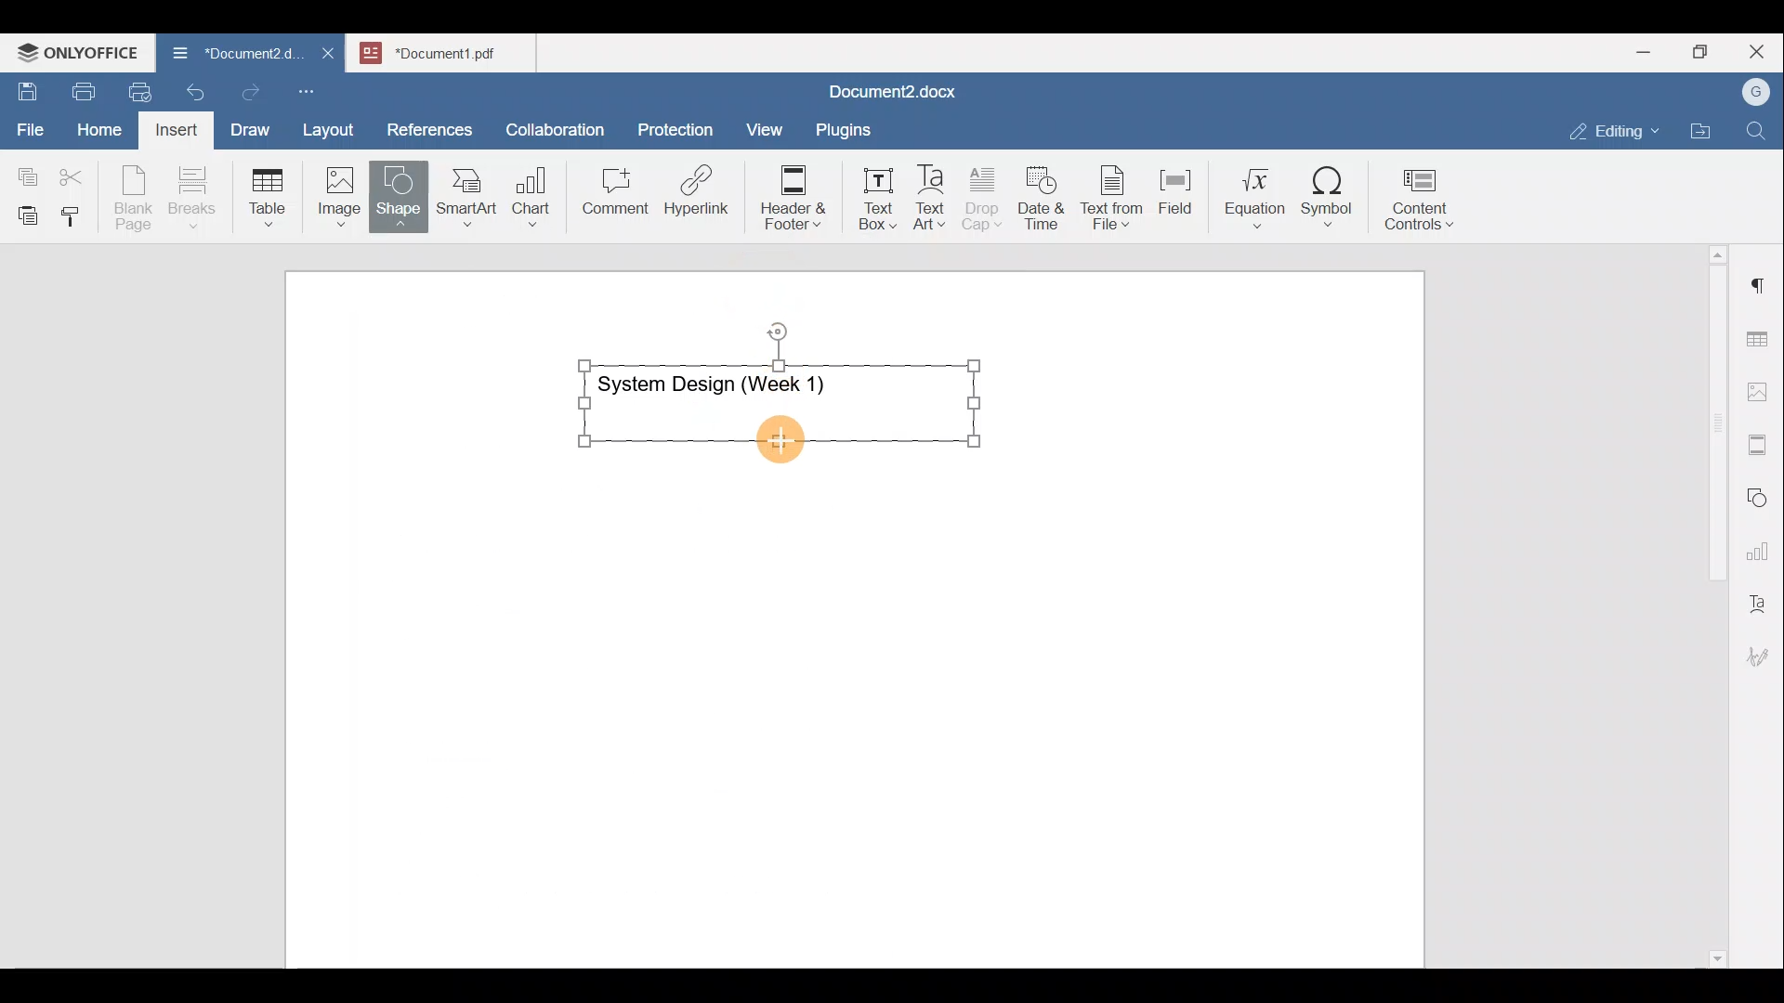 The width and height of the screenshot is (1784, 1003). Describe the element at coordinates (400, 188) in the screenshot. I see `Shape` at that location.